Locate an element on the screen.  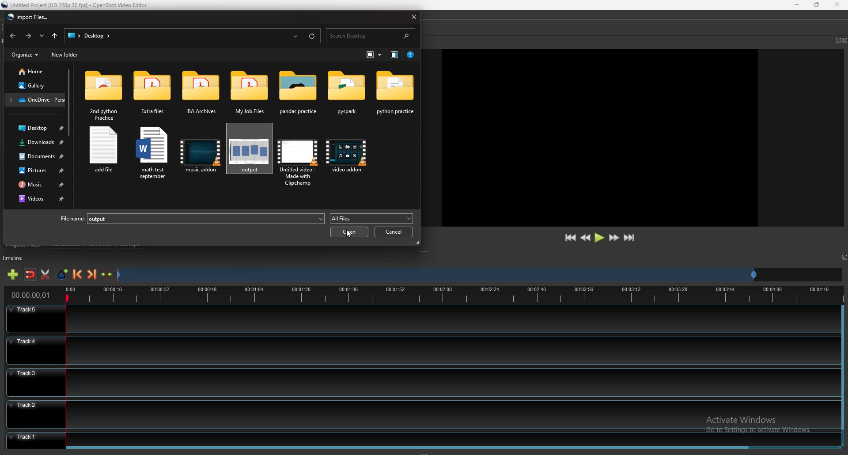
organize is located at coordinates (26, 54).